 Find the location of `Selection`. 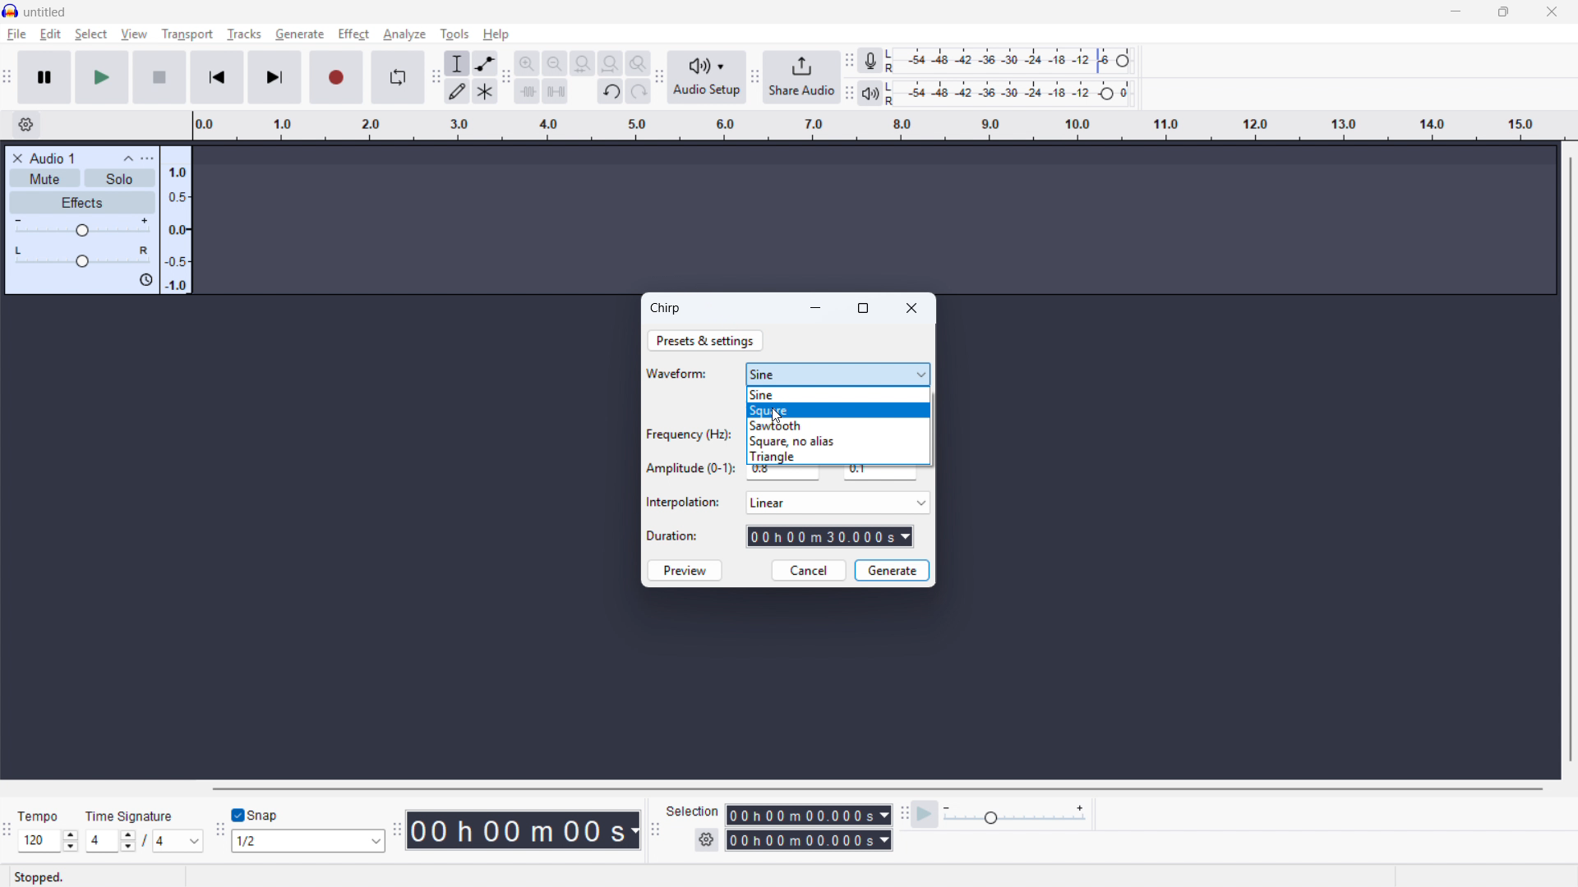

Selection is located at coordinates (694, 812).